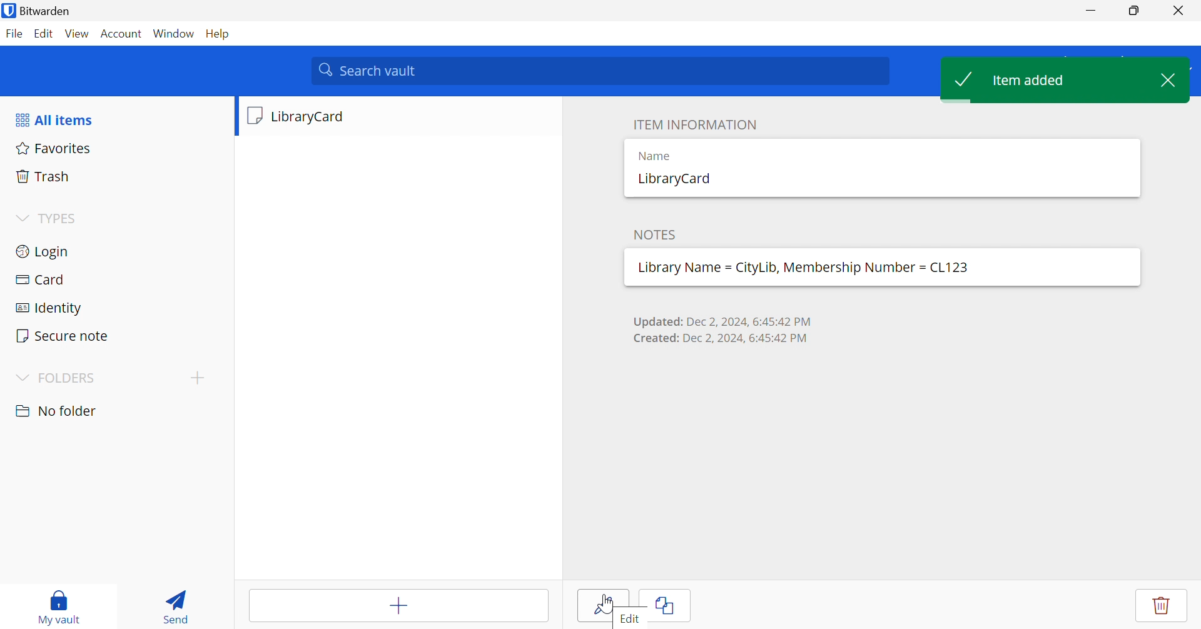  I want to click on Window, so click(175, 33).